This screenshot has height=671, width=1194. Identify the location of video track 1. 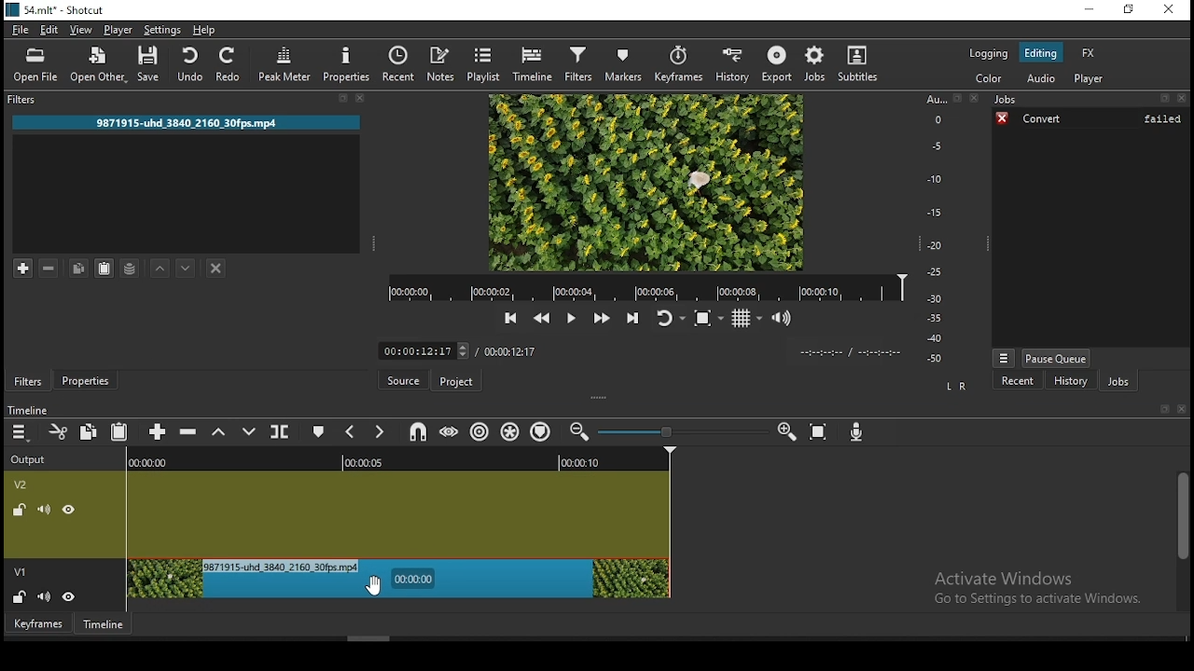
(399, 579).